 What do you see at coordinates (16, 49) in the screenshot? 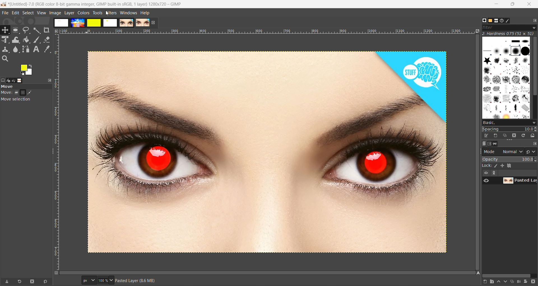
I see `smudge tool` at bounding box center [16, 49].